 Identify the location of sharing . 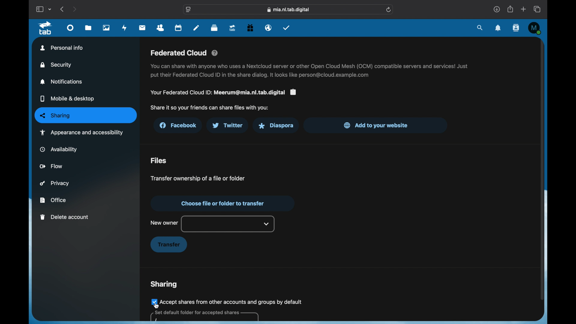
(86, 115).